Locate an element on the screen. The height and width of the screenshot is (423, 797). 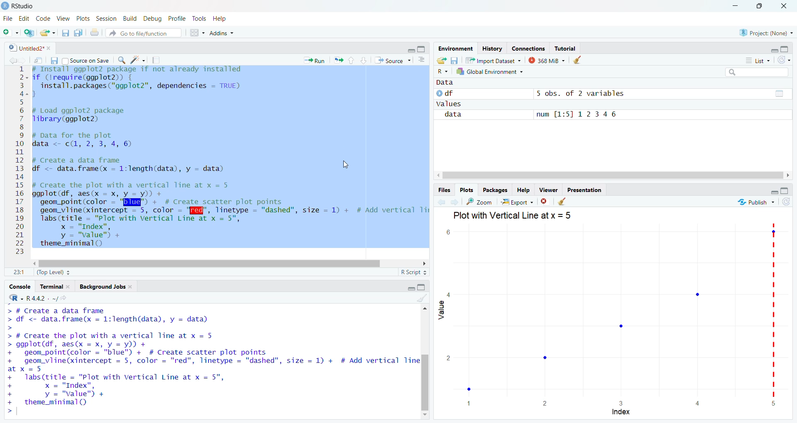
R ~ is located at coordinates (443, 72).